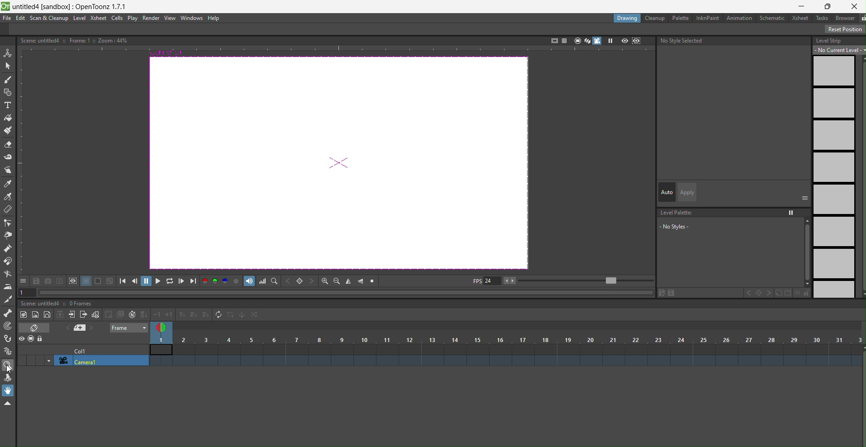 The height and width of the screenshot is (447, 866). What do you see at coordinates (8, 130) in the screenshot?
I see `paint brush tool` at bounding box center [8, 130].